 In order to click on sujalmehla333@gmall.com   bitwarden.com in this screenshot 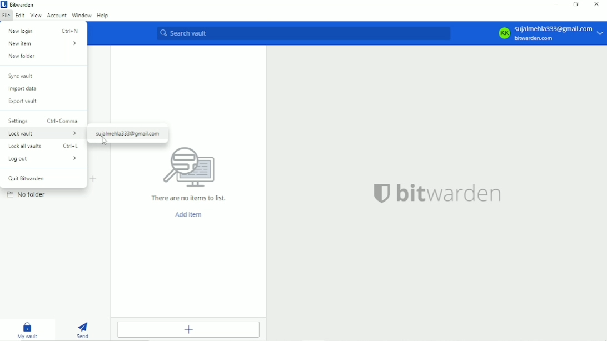, I will do `click(552, 33)`.